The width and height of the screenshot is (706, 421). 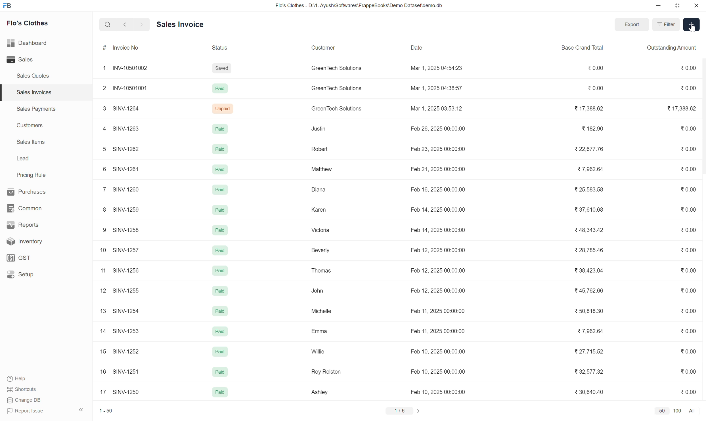 I want to click on ₹ 45,762.66, so click(x=590, y=290).